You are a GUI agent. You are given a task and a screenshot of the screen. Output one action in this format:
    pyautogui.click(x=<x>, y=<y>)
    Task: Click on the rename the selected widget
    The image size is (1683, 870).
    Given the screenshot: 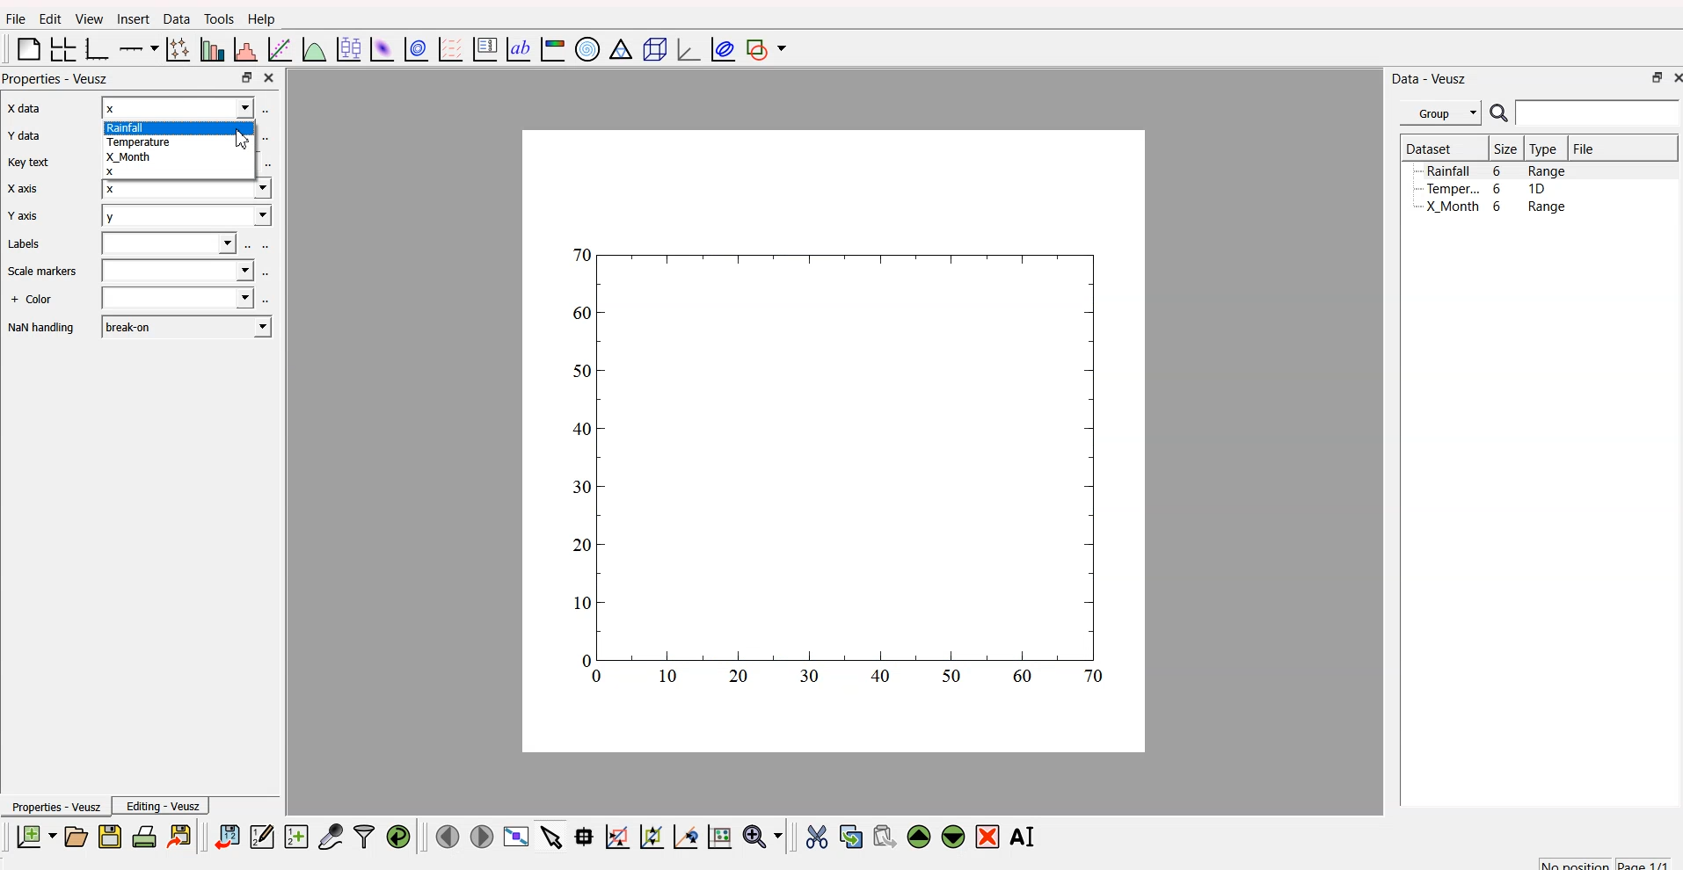 What is the action you would take?
    pyautogui.click(x=1025, y=836)
    